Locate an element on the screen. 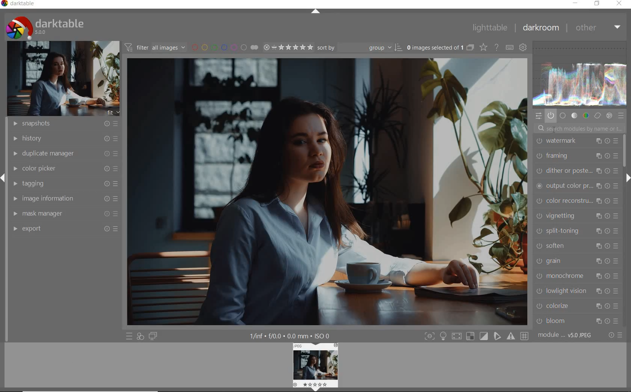 This screenshot has height=392, width=631. tone is located at coordinates (574, 115).